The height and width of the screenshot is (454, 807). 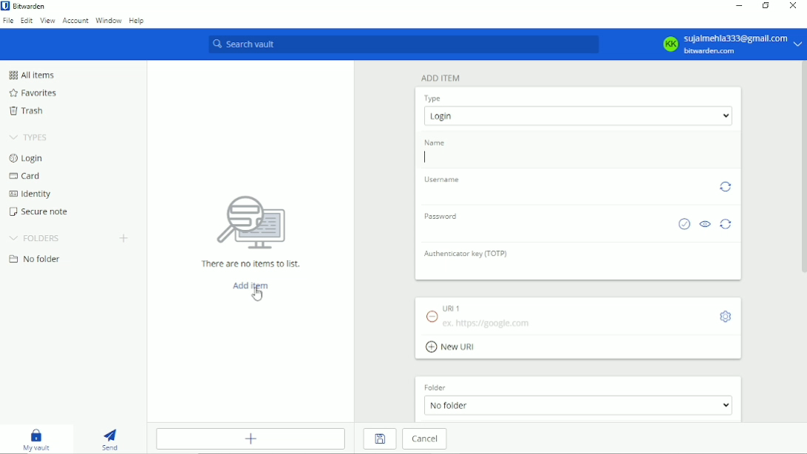 I want to click on cursor, so click(x=257, y=294).